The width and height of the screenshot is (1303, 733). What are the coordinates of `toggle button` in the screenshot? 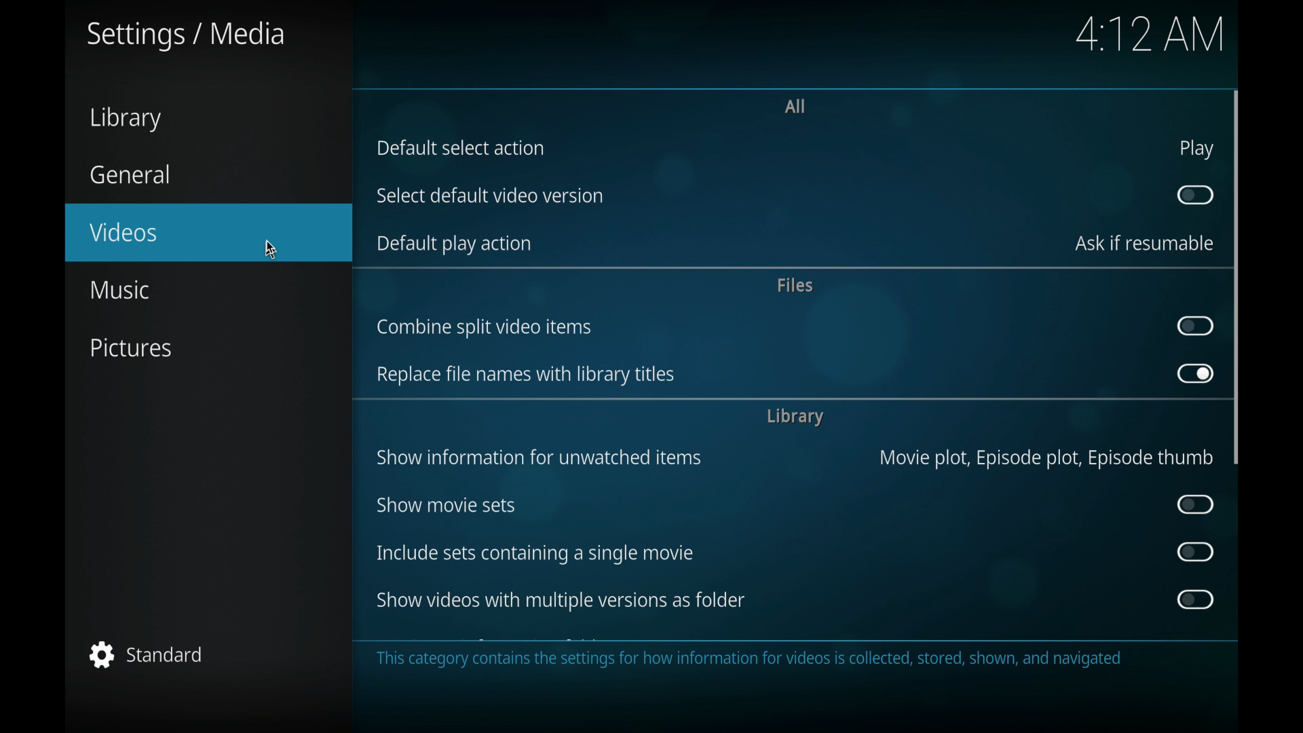 It's located at (1196, 552).